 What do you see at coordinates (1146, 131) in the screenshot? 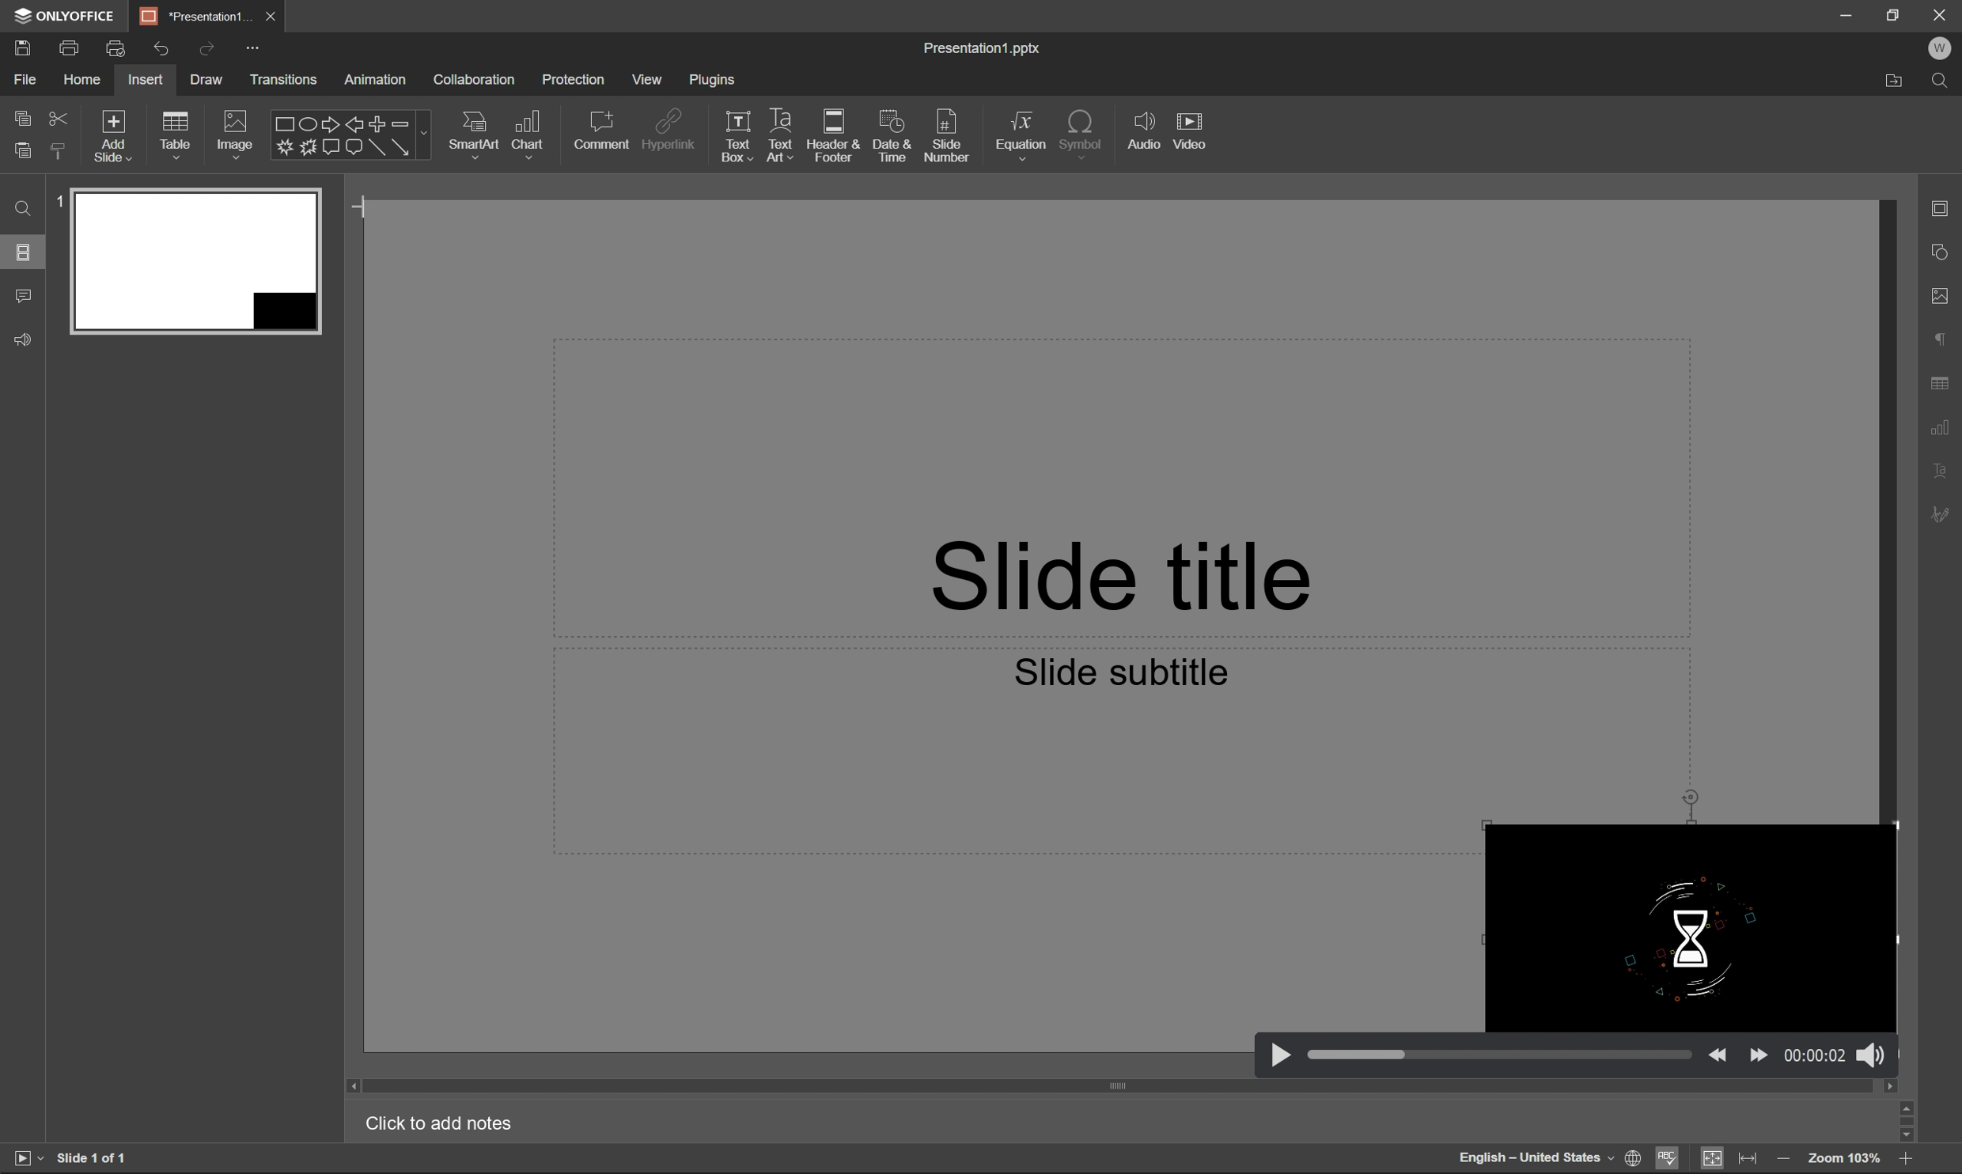
I see `audio` at bounding box center [1146, 131].